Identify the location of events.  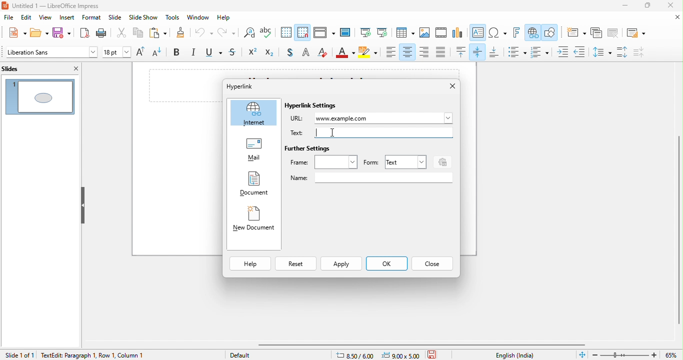
(441, 161).